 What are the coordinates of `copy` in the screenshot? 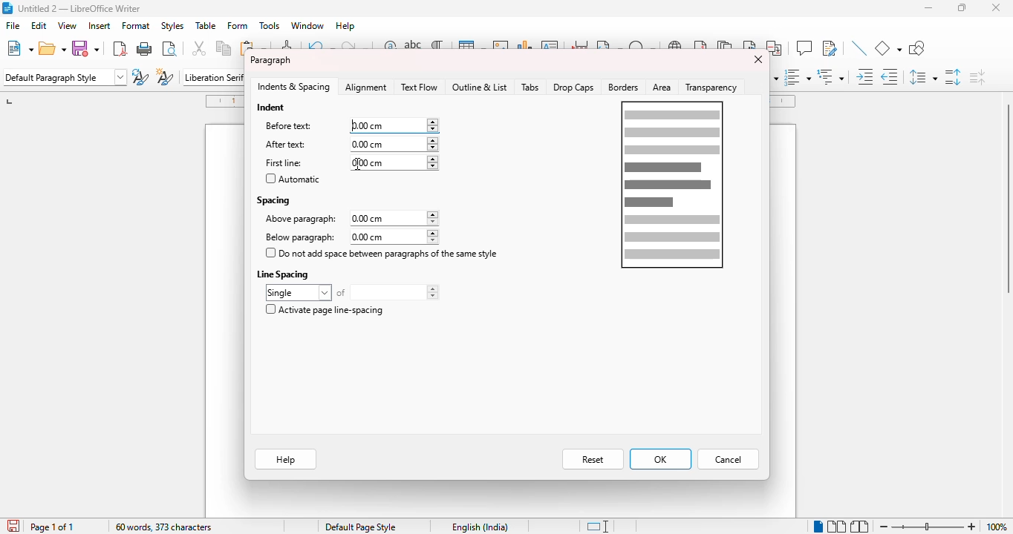 It's located at (224, 48).